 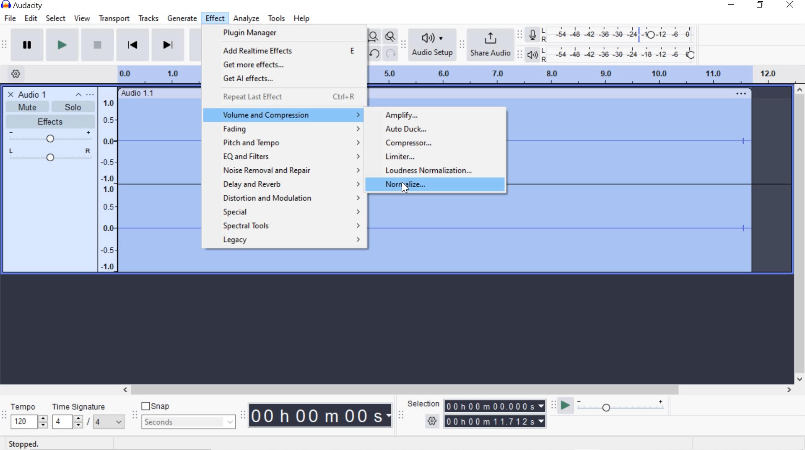 What do you see at coordinates (374, 53) in the screenshot?
I see `undo` at bounding box center [374, 53].